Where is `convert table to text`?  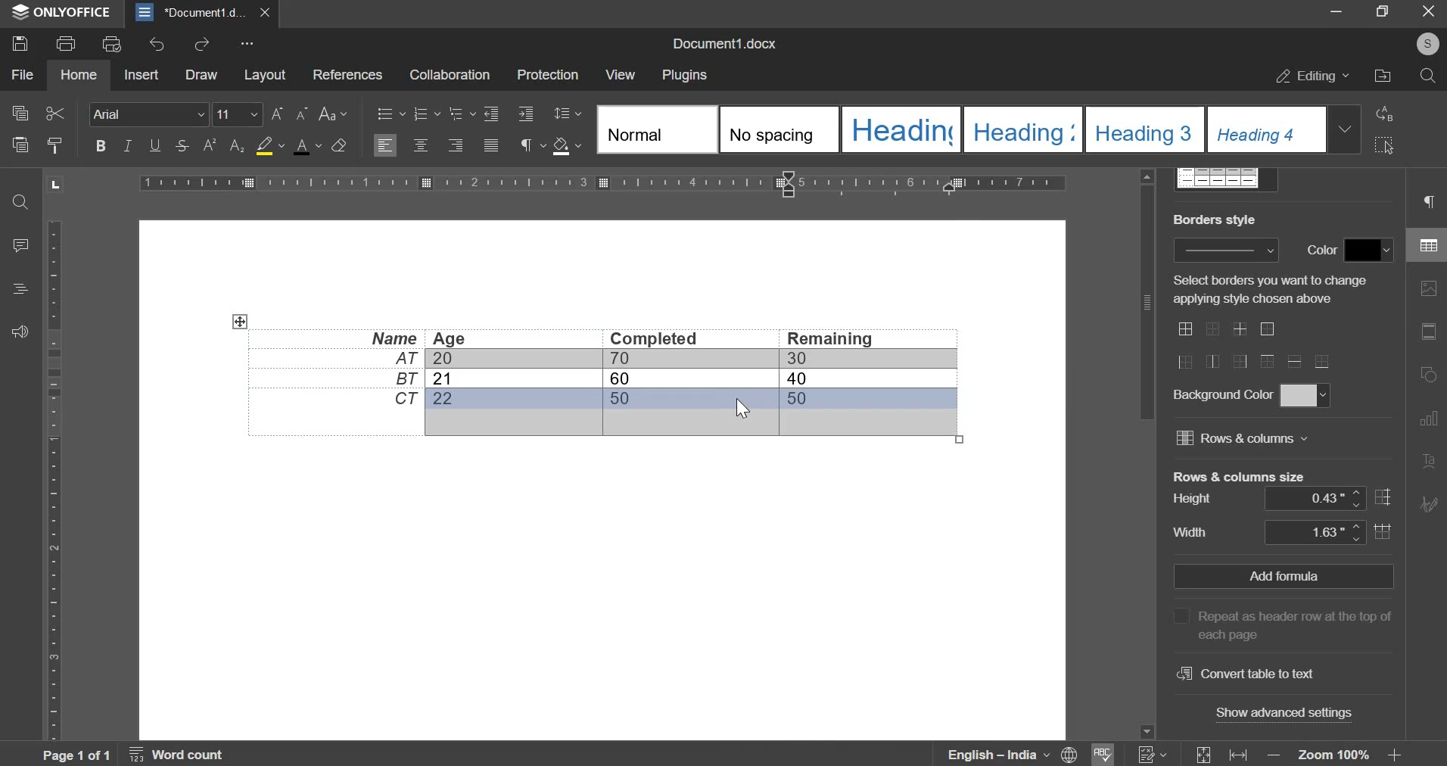 convert table to text is located at coordinates (1243, 674).